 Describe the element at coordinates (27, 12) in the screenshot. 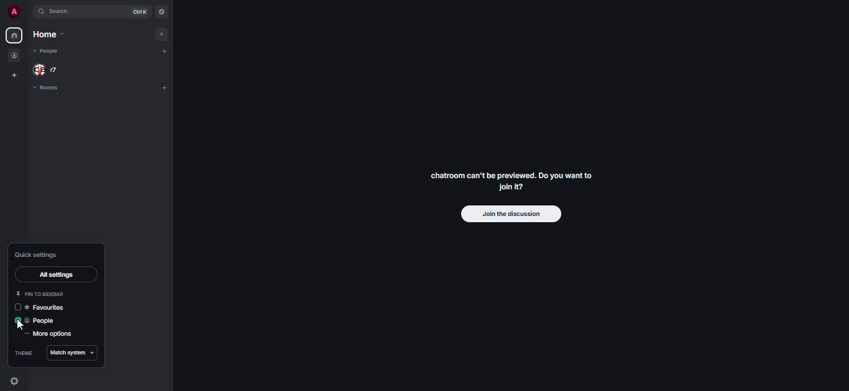

I see `expand` at that location.